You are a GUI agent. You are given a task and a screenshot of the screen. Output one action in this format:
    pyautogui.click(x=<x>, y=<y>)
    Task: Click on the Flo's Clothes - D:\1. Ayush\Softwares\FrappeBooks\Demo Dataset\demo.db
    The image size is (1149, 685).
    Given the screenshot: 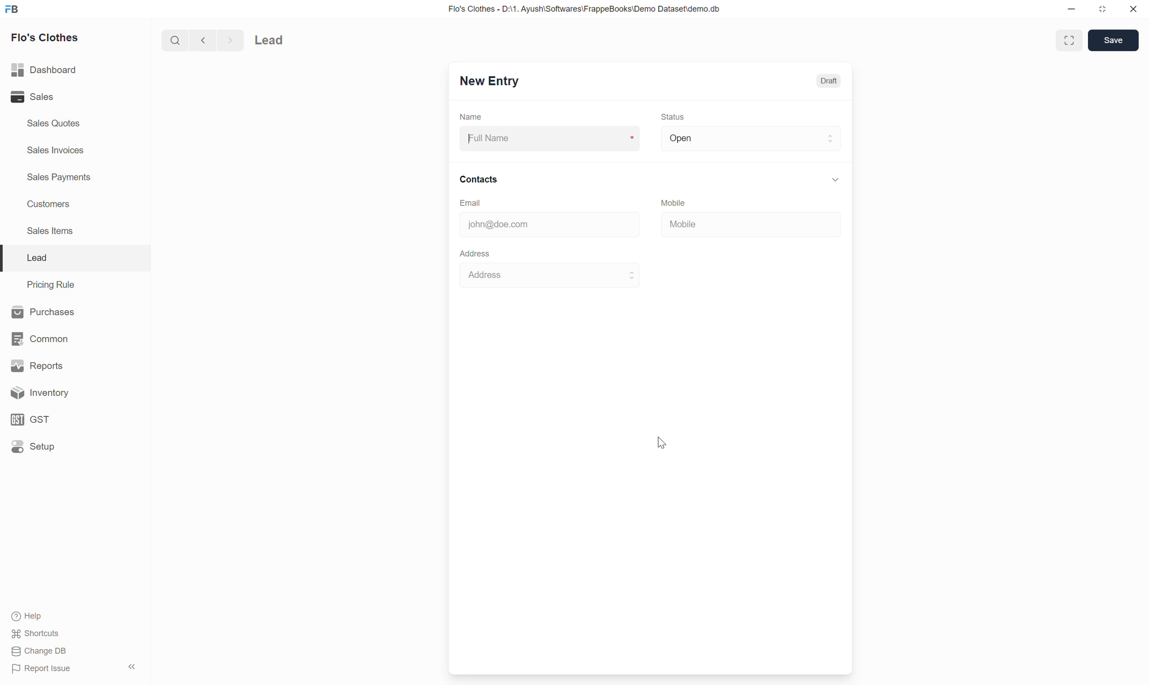 What is the action you would take?
    pyautogui.click(x=585, y=8)
    